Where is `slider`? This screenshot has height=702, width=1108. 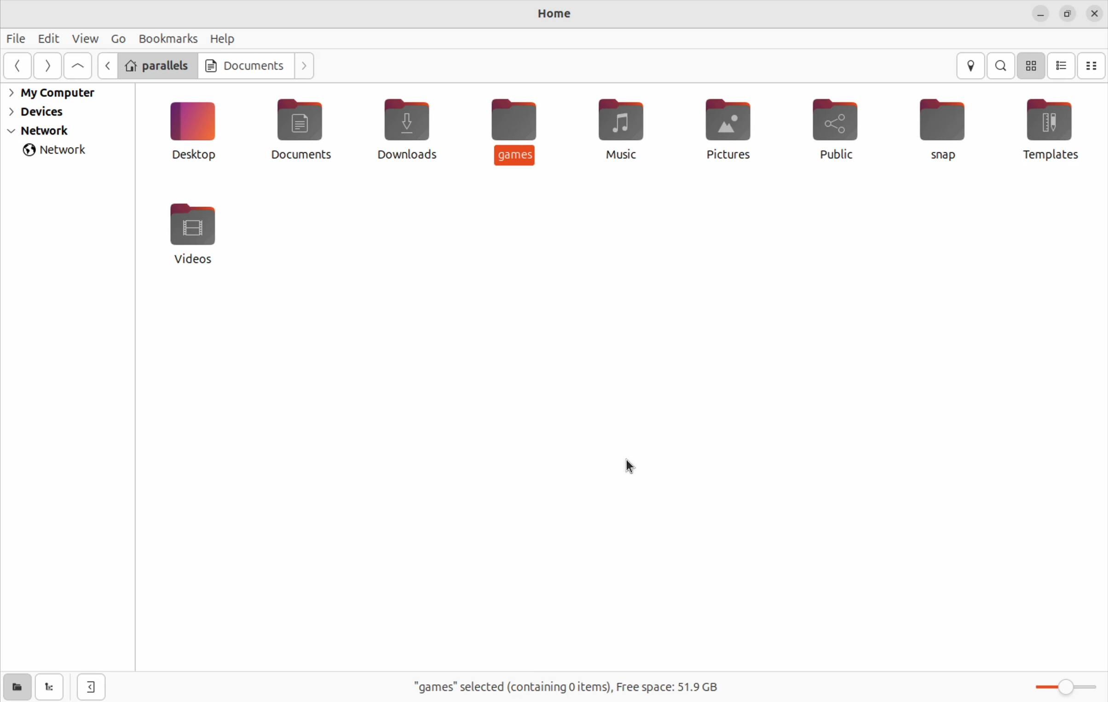
slider is located at coordinates (1068, 687).